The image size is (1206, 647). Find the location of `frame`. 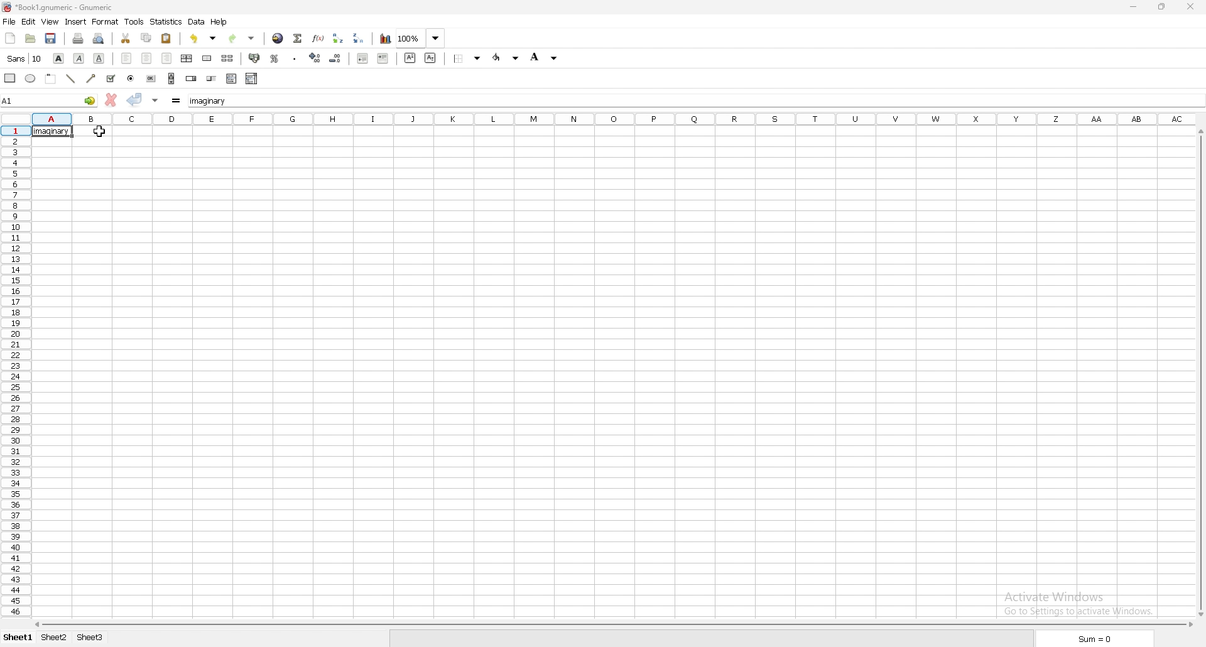

frame is located at coordinates (52, 78).